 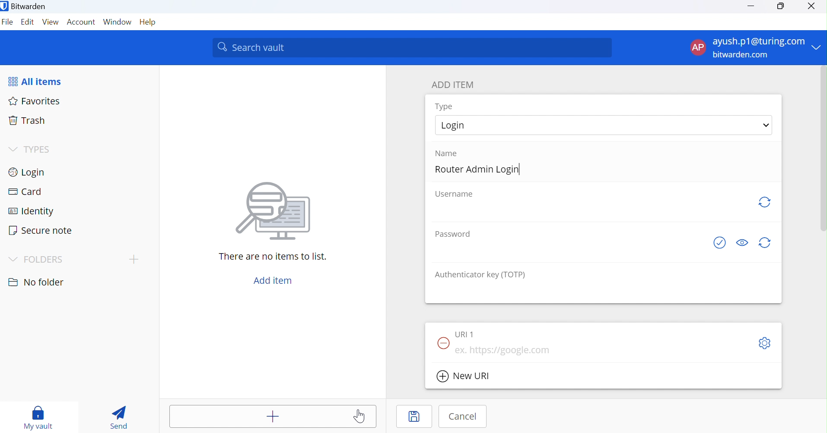 What do you see at coordinates (480, 274) in the screenshot?
I see `Authenticator key (TOTP)` at bounding box center [480, 274].